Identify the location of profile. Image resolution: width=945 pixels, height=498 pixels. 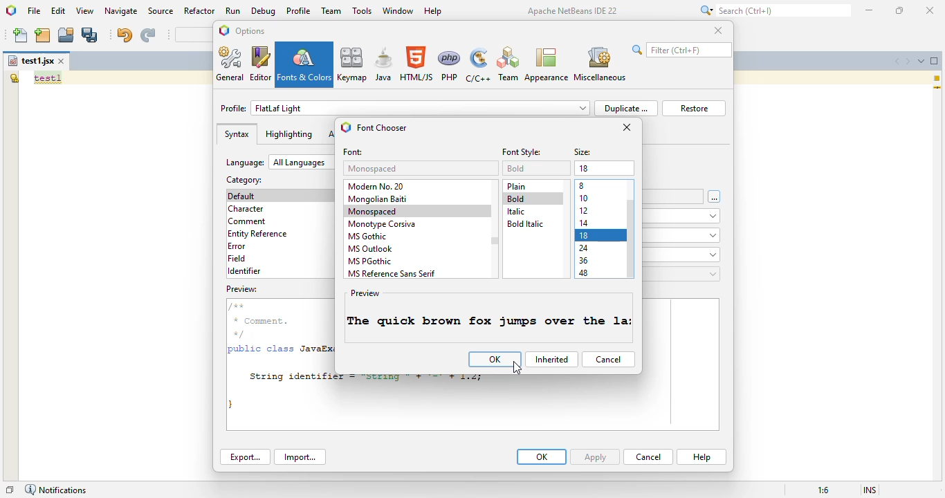
(299, 10).